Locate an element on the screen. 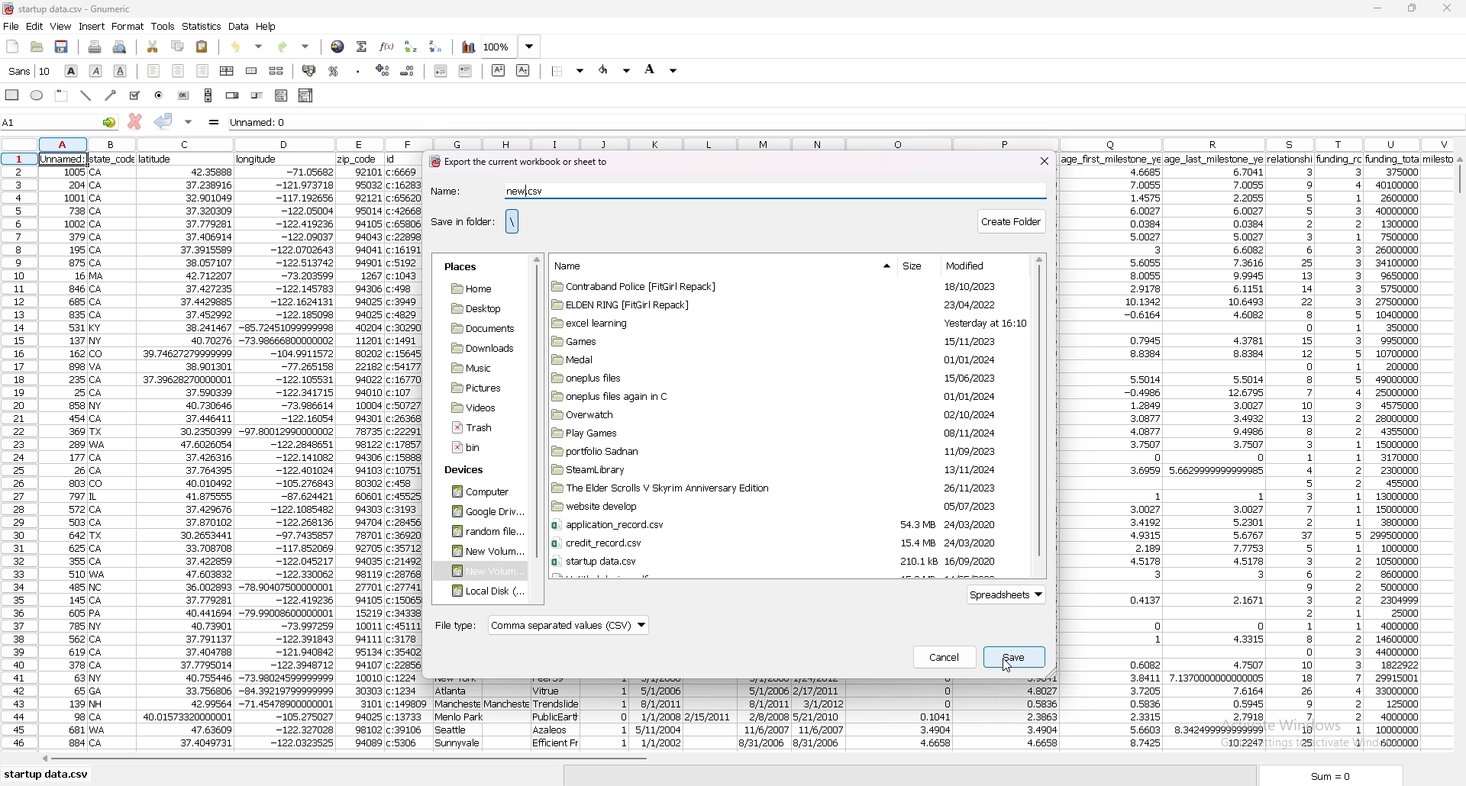  list is located at coordinates (281, 95).